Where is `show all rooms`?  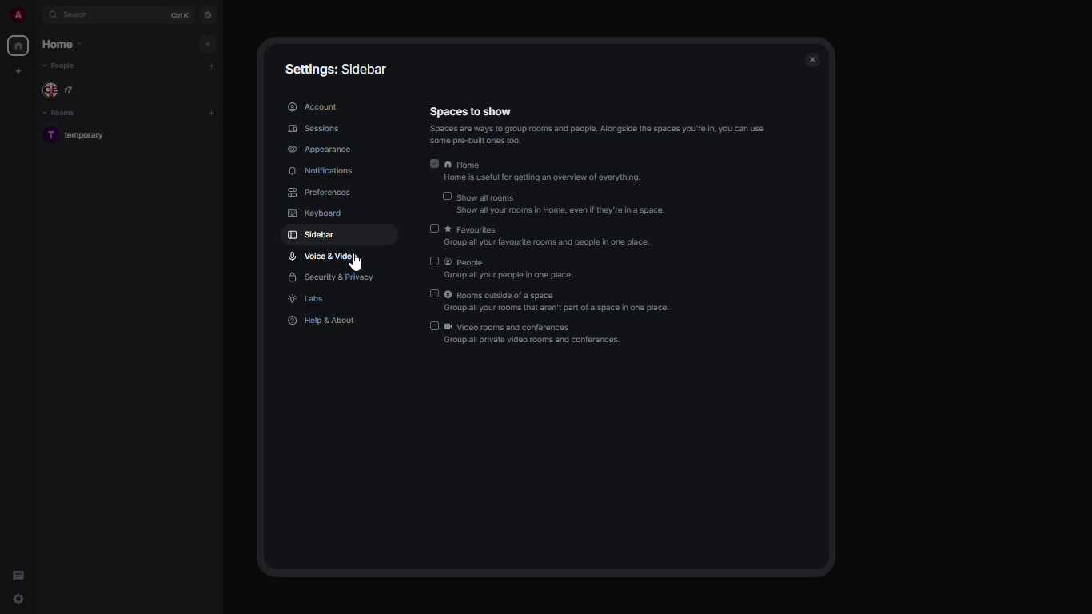 show all rooms is located at coordinates (566, 205).